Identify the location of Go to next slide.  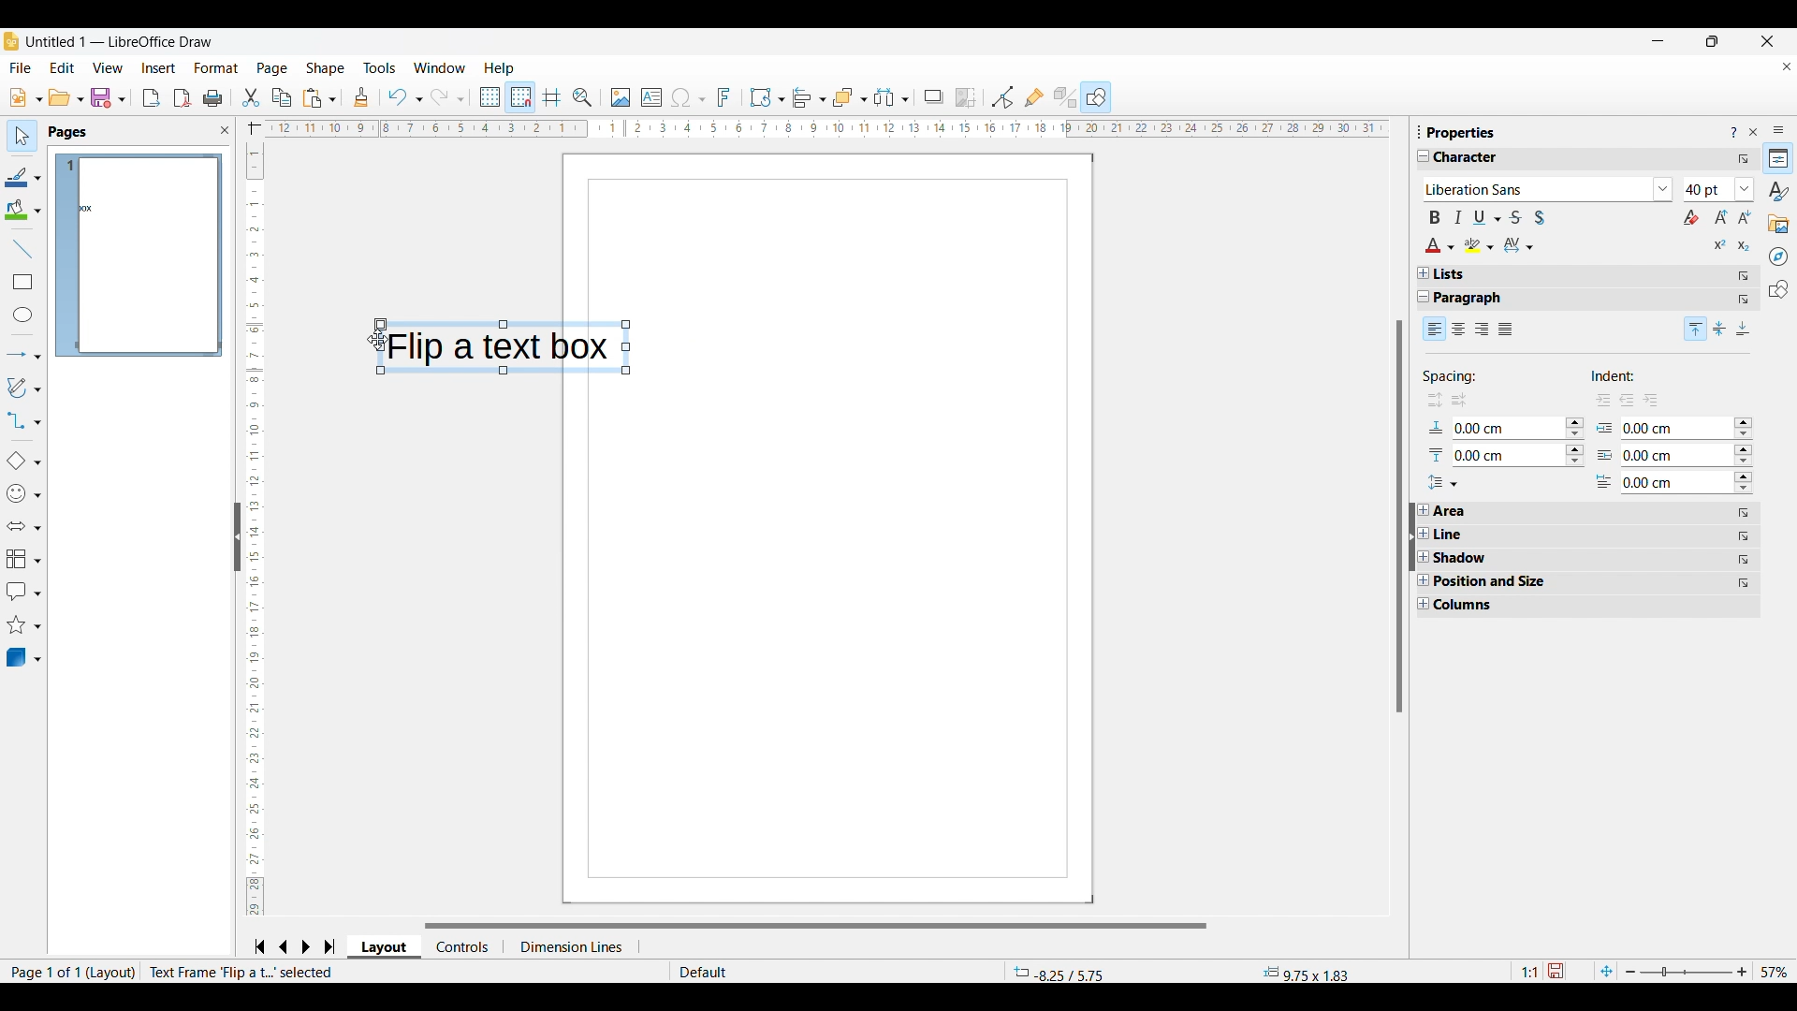
(305, 946).